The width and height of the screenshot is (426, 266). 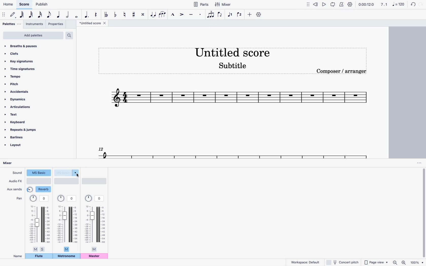 I want to click on zoom out, so click(x=395, y=262).